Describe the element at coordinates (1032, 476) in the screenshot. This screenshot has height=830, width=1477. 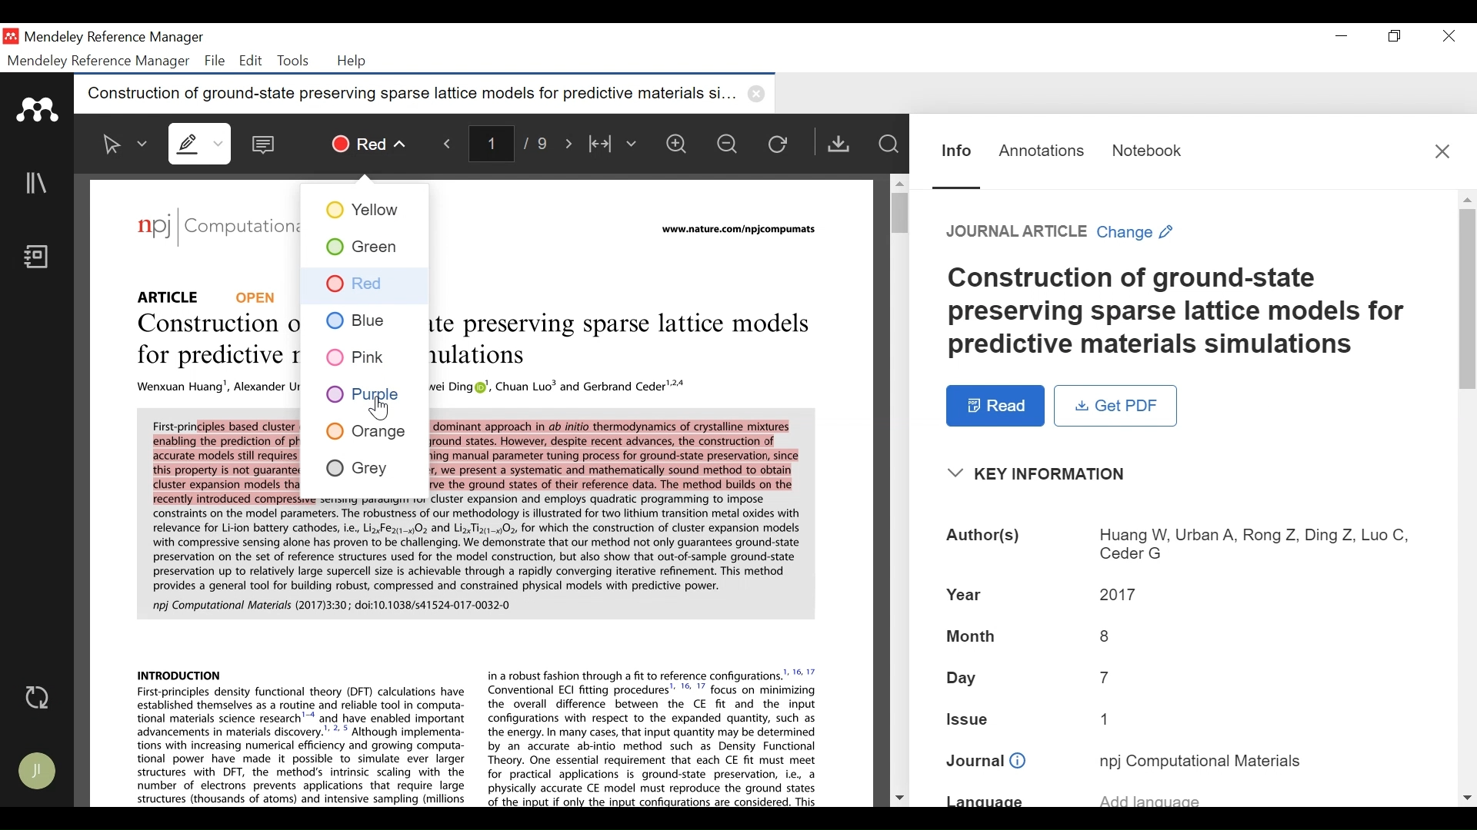
I see `Key Information` at that location.